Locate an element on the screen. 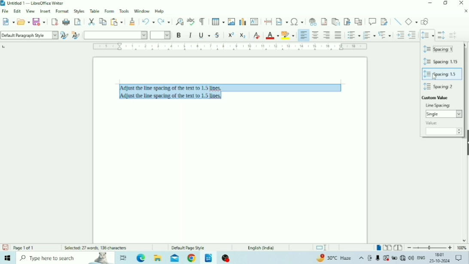 This screenshot has width=469, height=264. Close is located at coordinates (462, 3).